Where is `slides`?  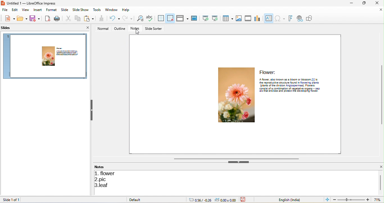 slides is located at coordinates (9, 28).